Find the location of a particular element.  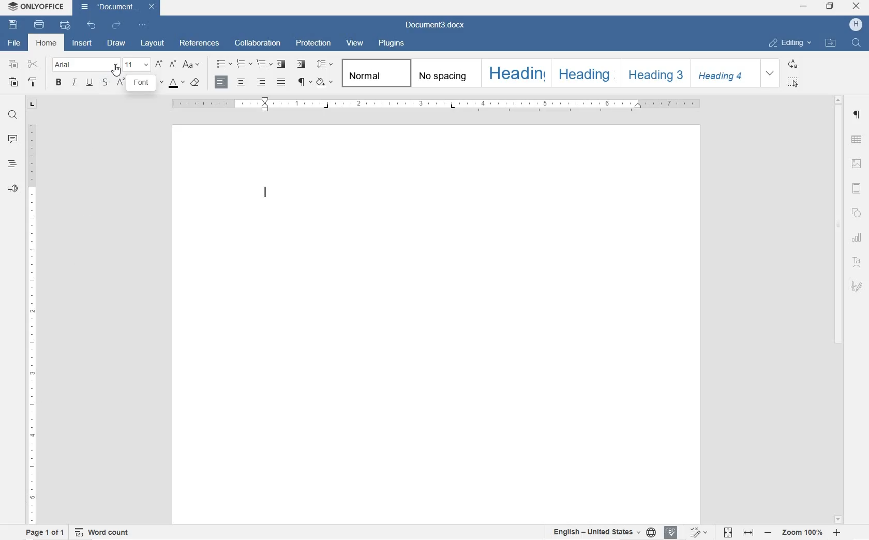

TEXT ART is located at coordinates (857, 262).